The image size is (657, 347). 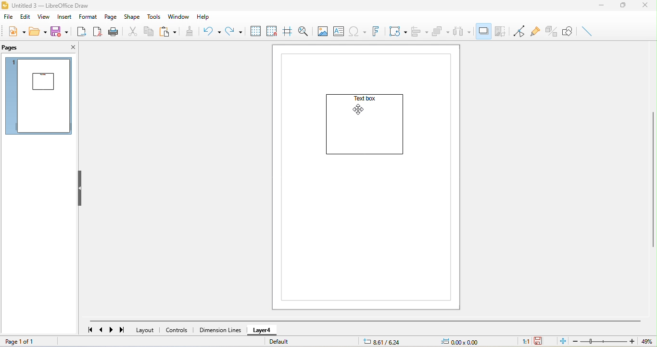 I want to click on toggle extrusion, so click(x=552, y=30).